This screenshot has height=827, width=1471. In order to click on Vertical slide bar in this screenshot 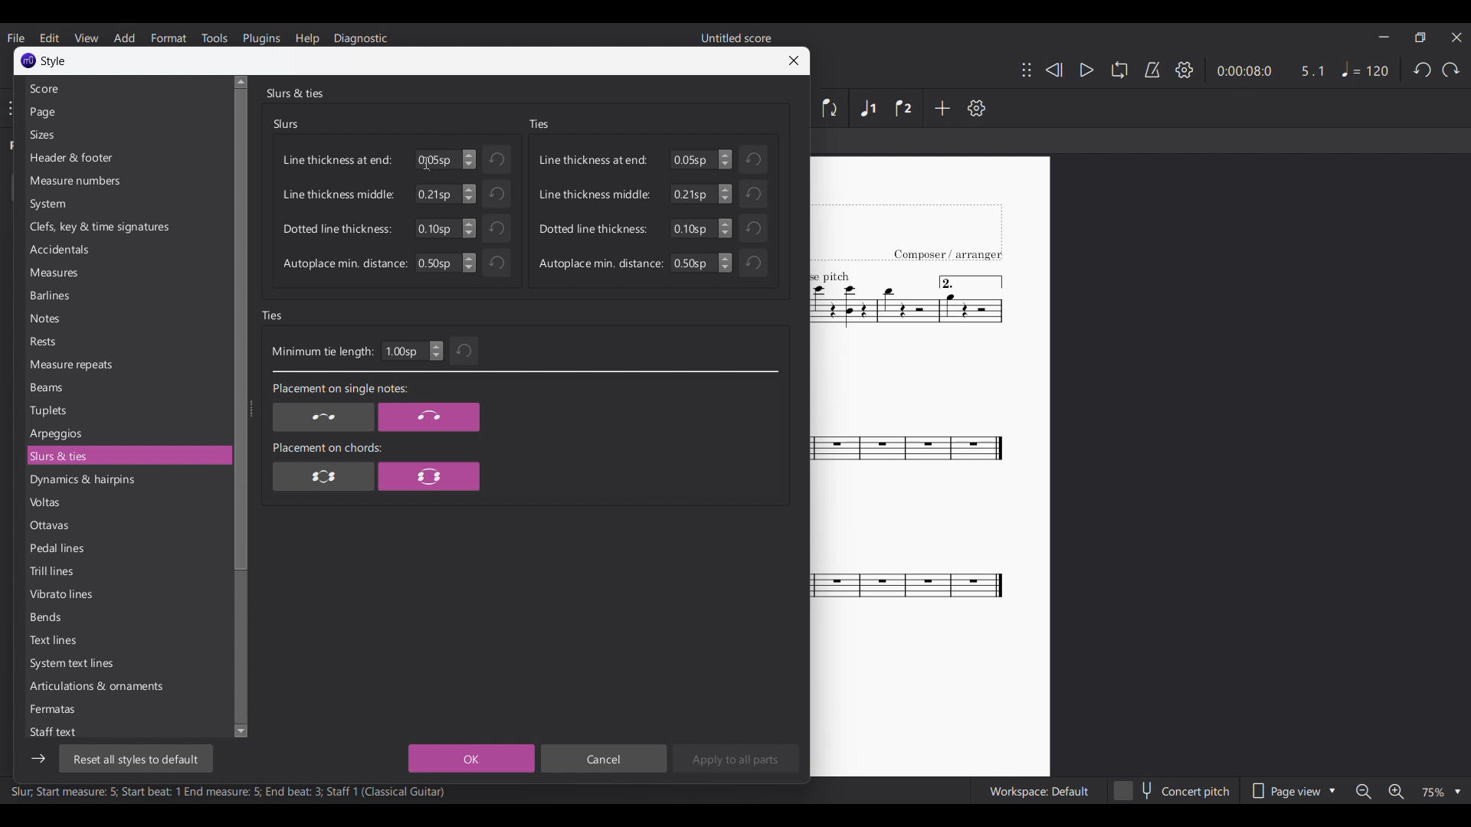, I will do `click(238, 407)`.